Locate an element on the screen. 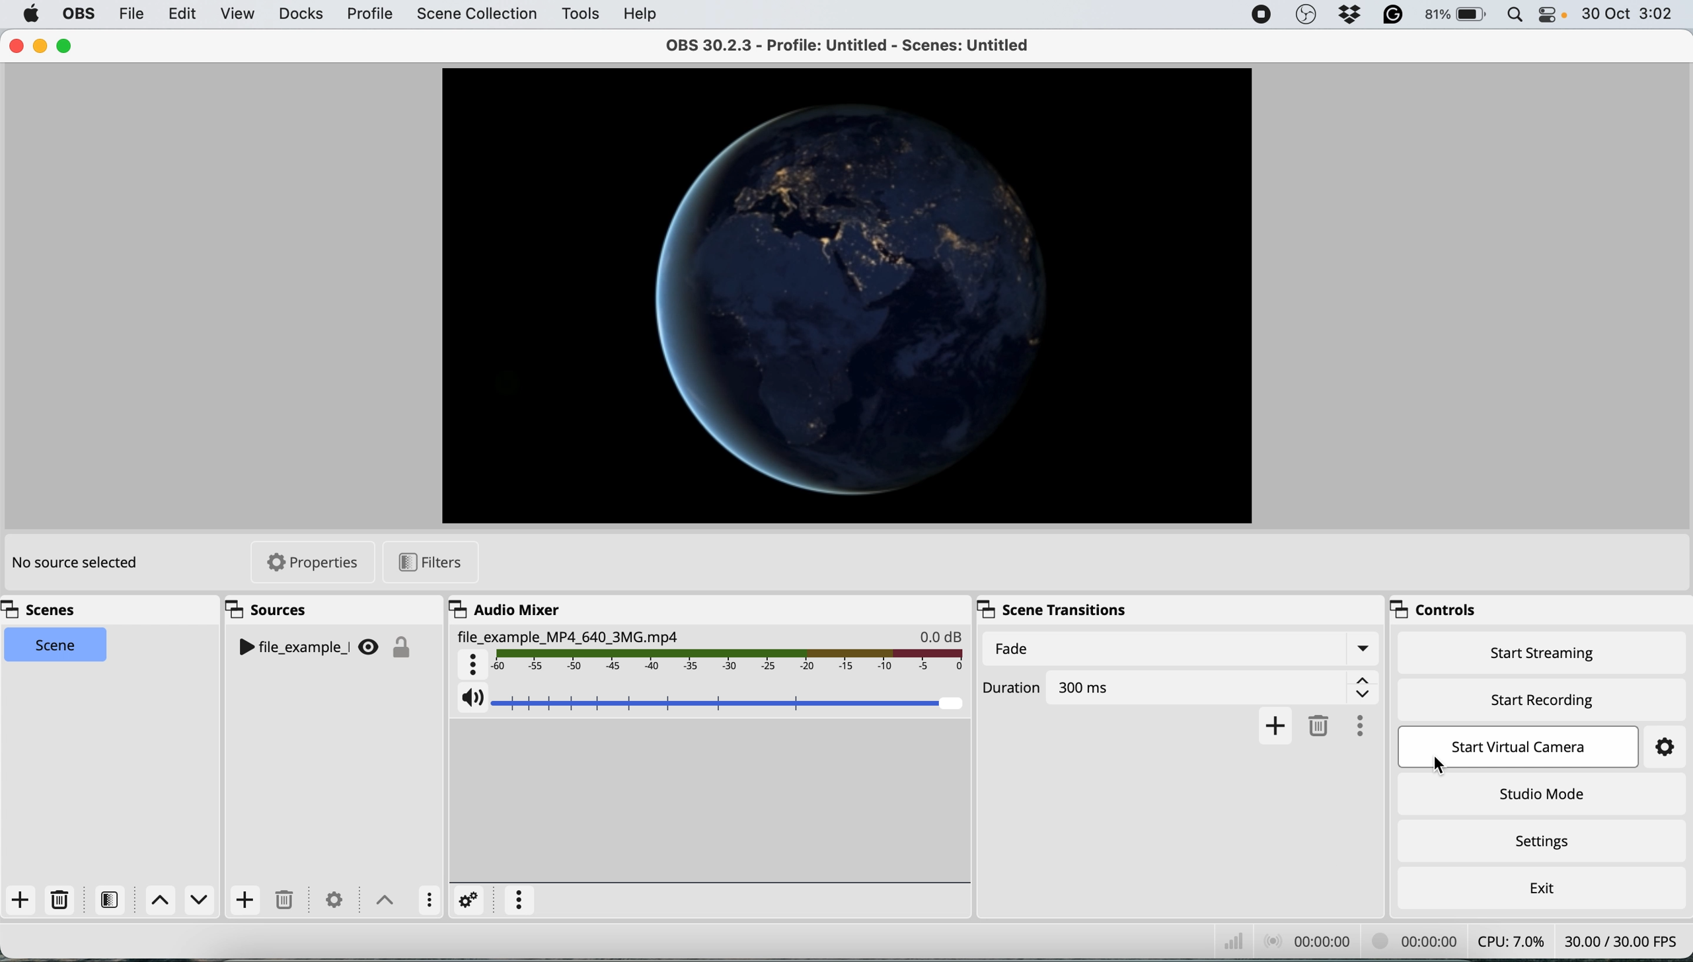 The height and width of the screenshot is (962, 1693). sources is located at coordinates (332, 649).